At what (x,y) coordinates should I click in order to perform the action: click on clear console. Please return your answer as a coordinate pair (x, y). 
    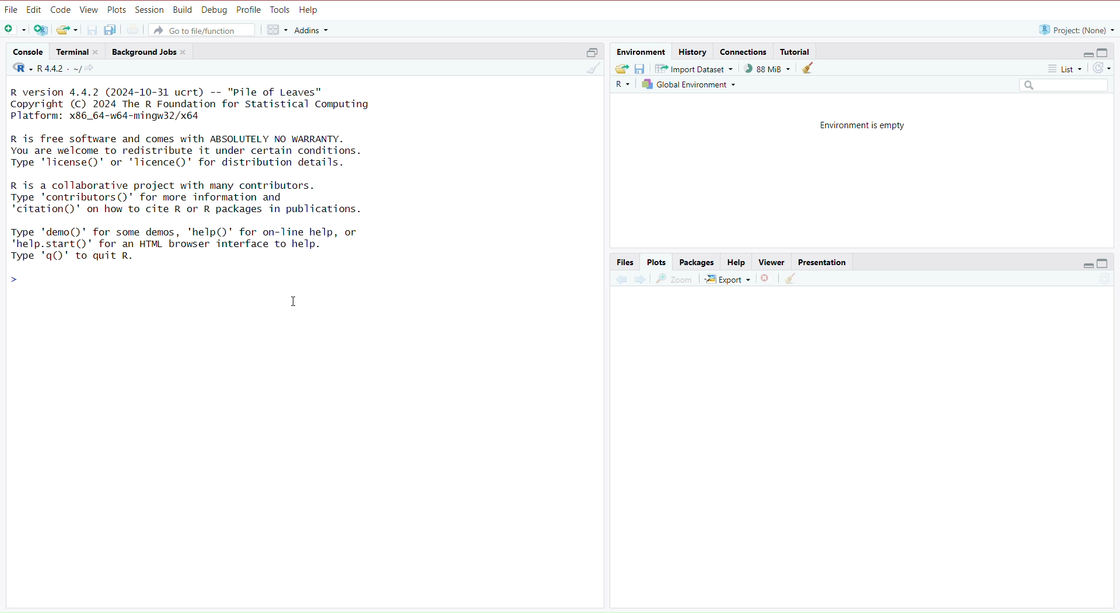
    Looking at the image, I should click on (589, 69).